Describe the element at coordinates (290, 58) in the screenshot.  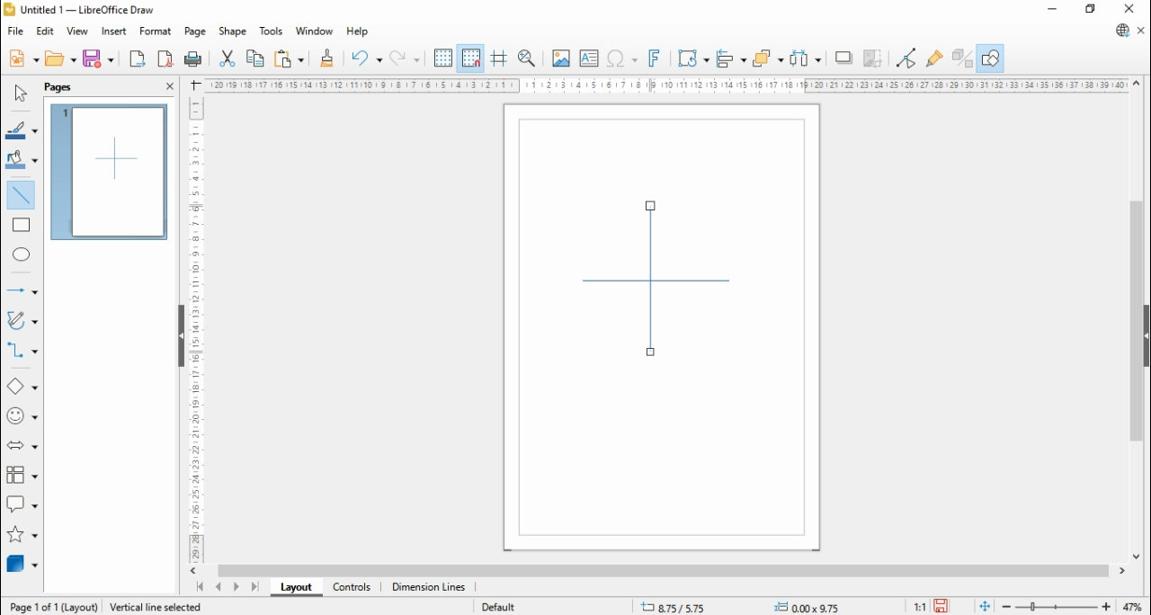
I see `paste` at that location.